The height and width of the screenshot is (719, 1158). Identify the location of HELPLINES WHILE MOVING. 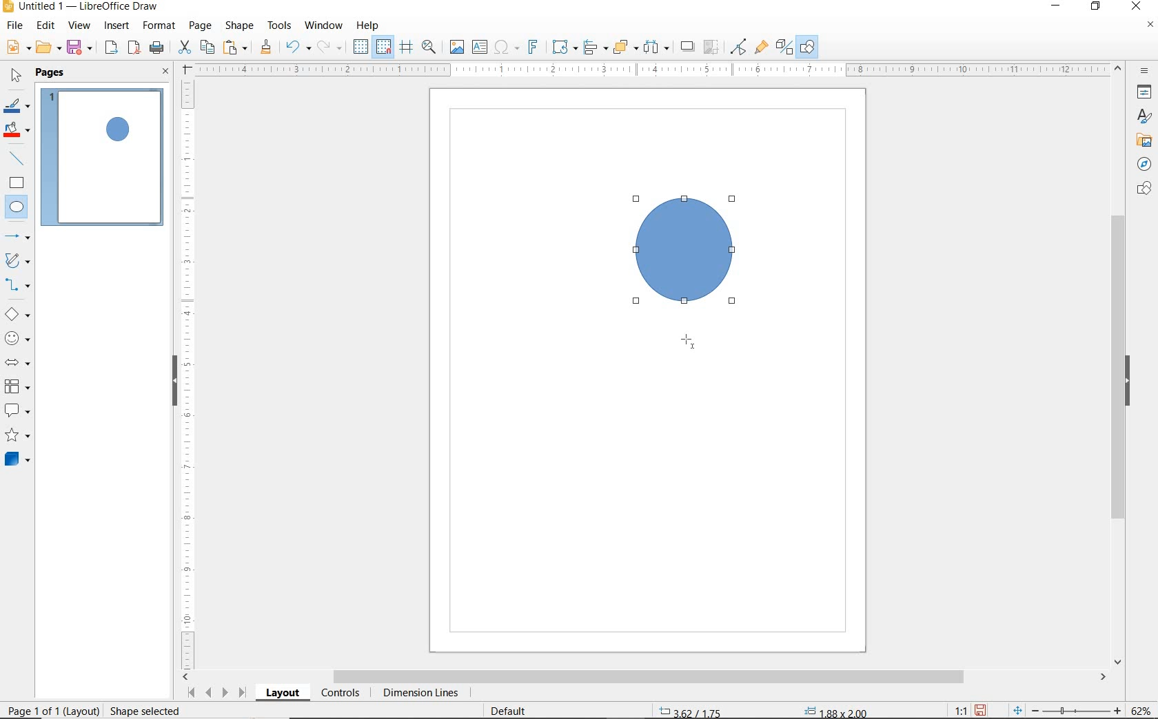
(406, 48).